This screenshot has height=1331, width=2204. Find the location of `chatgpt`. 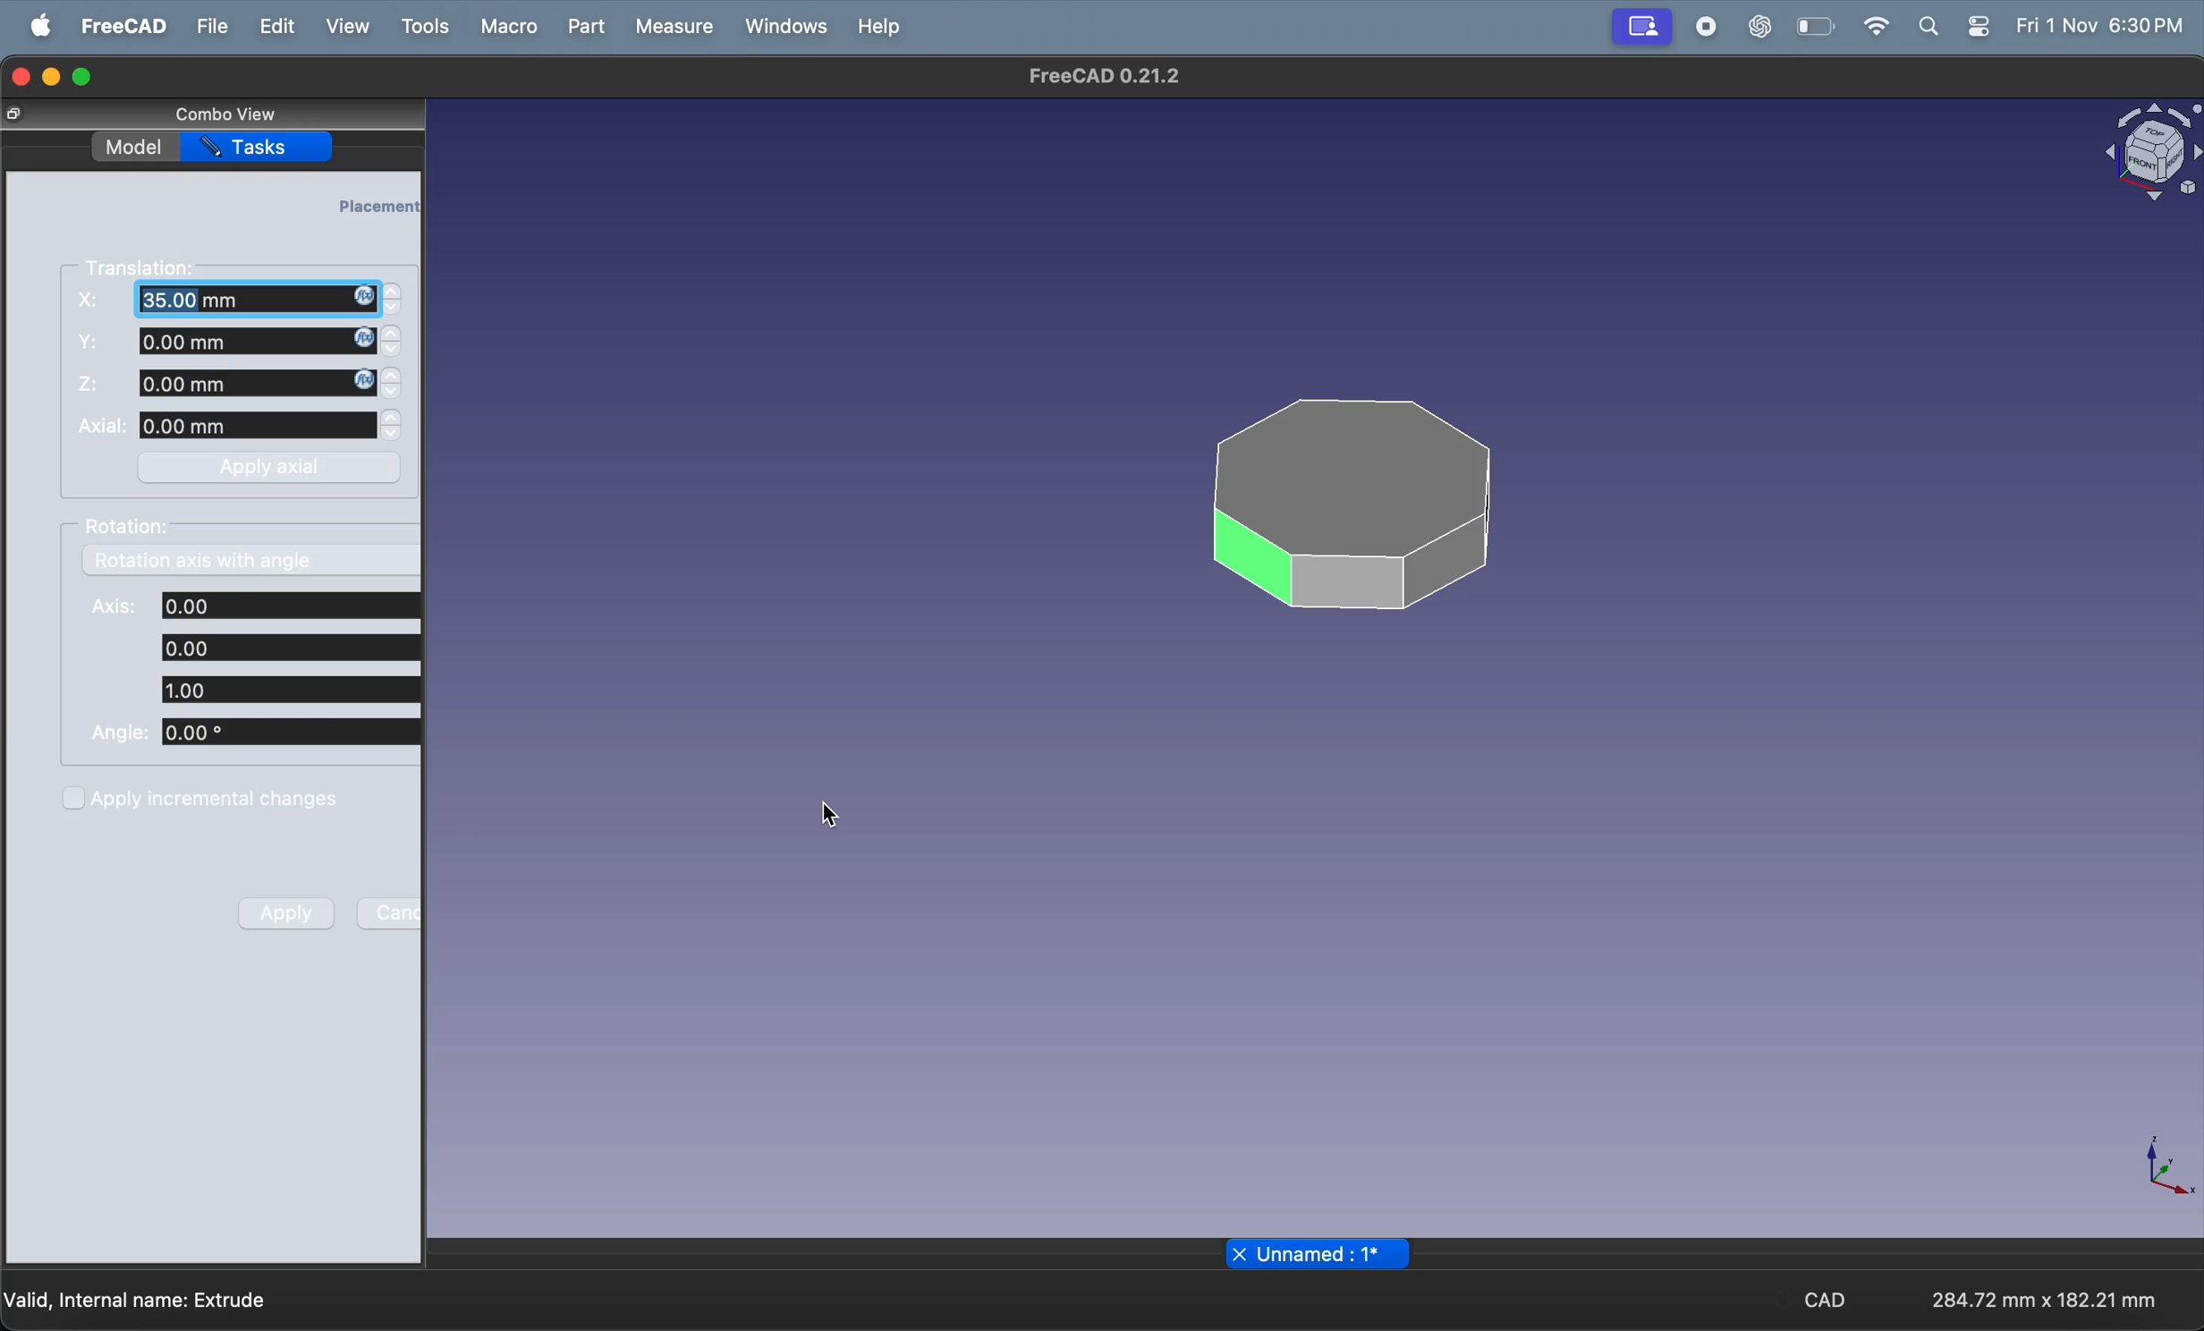

chatgpt is located at coordinates (1759, 27).